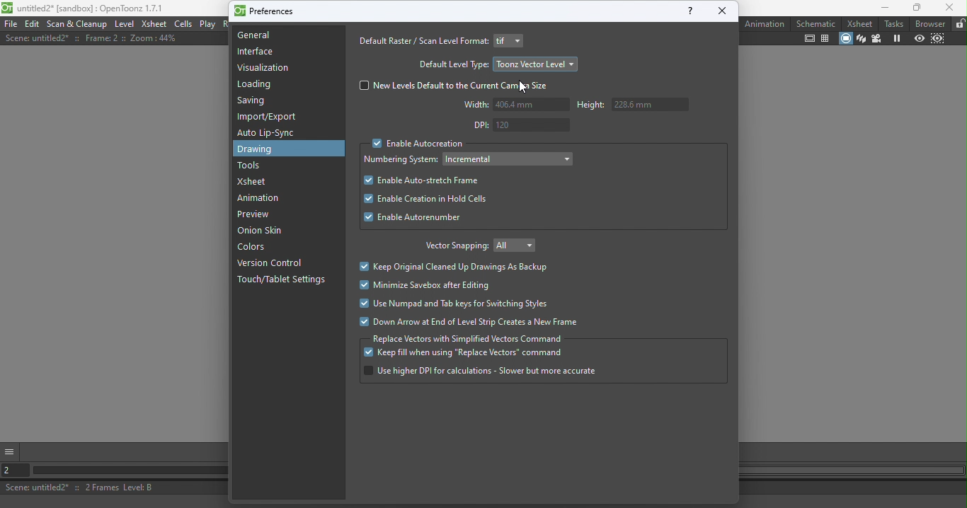 The height and width of the screenshot is (508, 967). Describe the element at coordinates (825, 39) in the screenshot. I see `Field guide` at that location.